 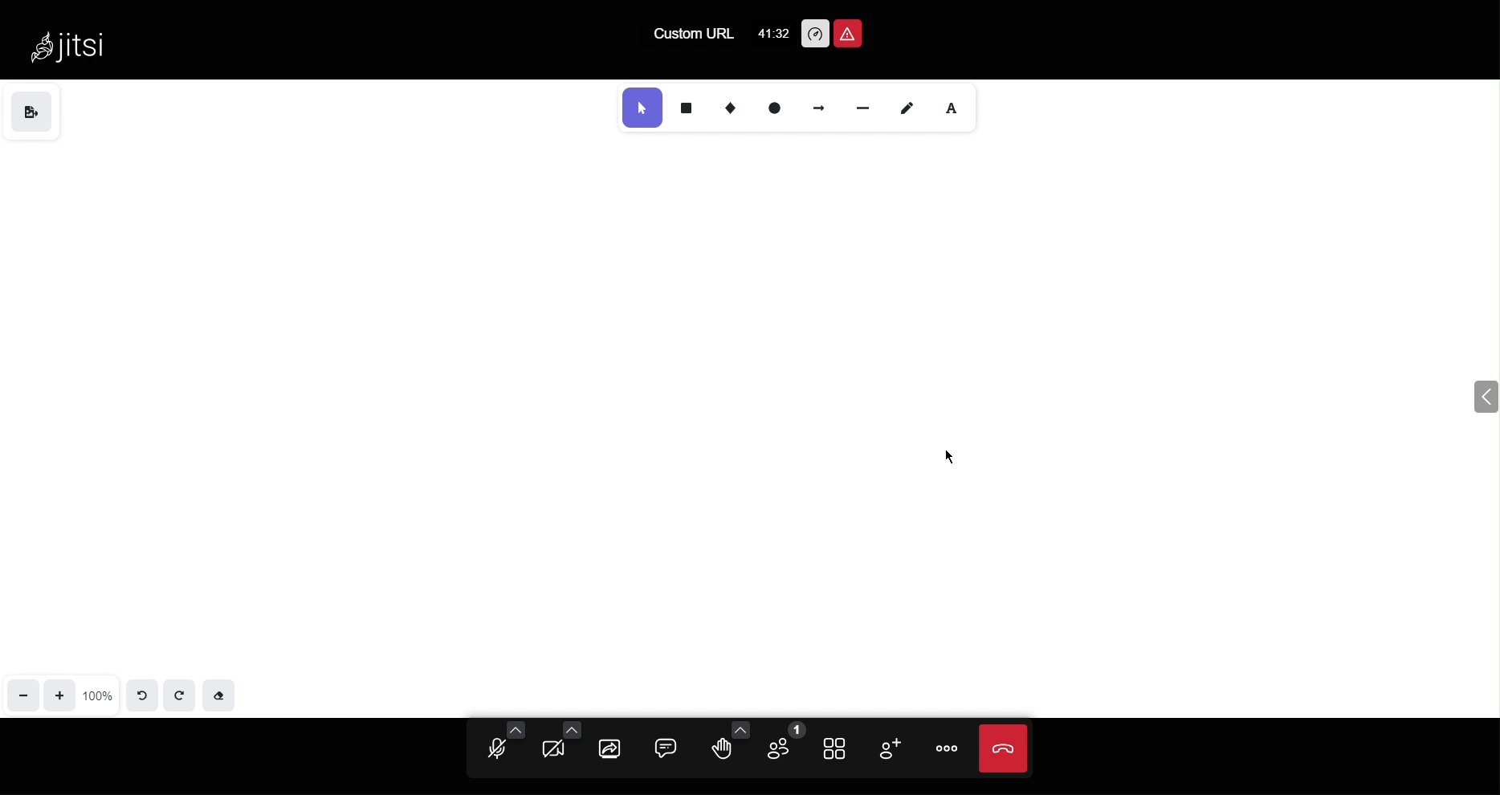 I want to click on Participants, so click(x=786, y=745).